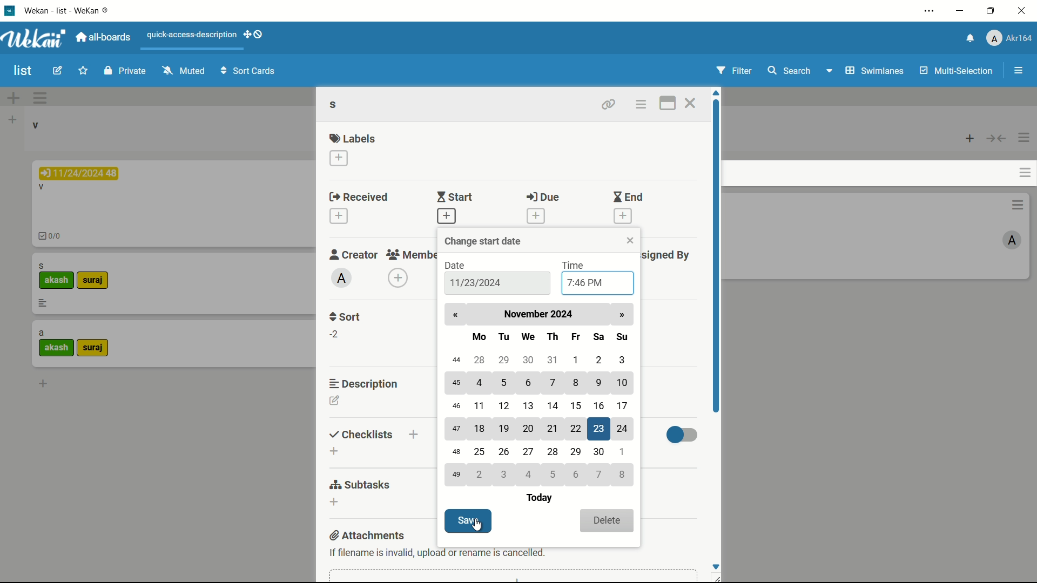 This screenshot has height=583, width=1037. I want to click on quick-access-description, so click(193, 35).